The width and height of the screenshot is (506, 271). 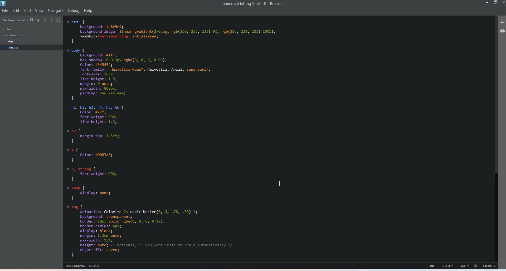 What do you see at coordinates (495, 138) in the screenshot?
I see `Vertical scroll bar` at bounding box center [495, 138].